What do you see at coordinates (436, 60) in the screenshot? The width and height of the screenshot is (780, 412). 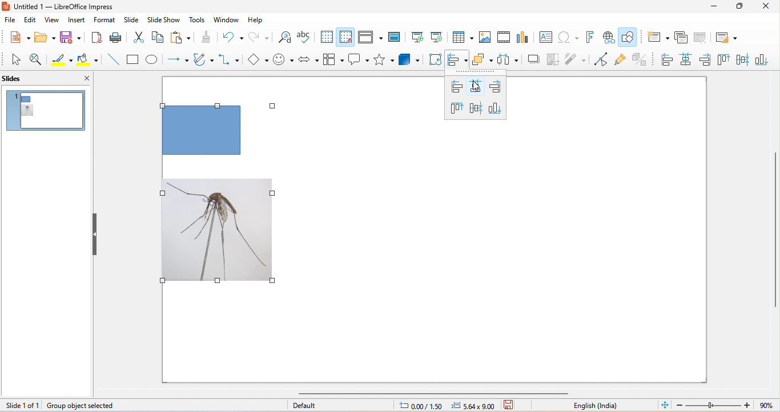 I see `rotate` at bounding box center [436, 60].